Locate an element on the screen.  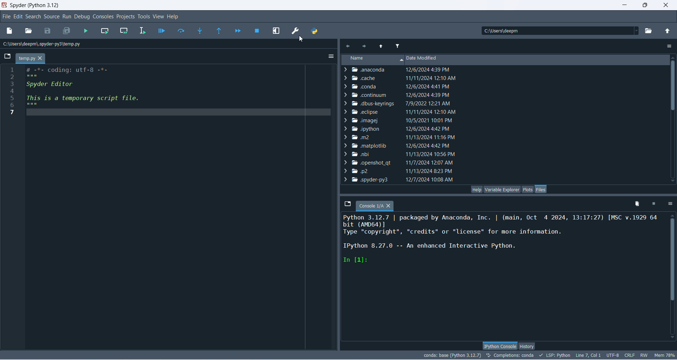
source is located at coordinates (52, 17).